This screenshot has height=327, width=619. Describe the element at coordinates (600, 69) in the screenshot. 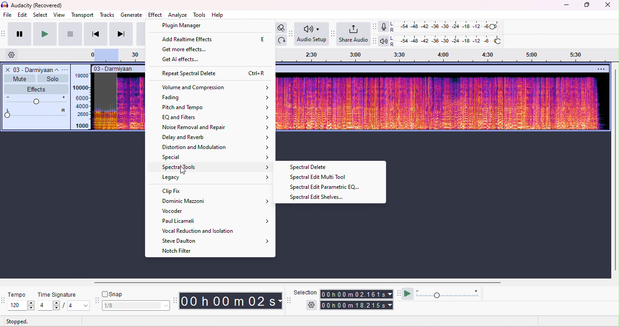

I see `options` at that location.